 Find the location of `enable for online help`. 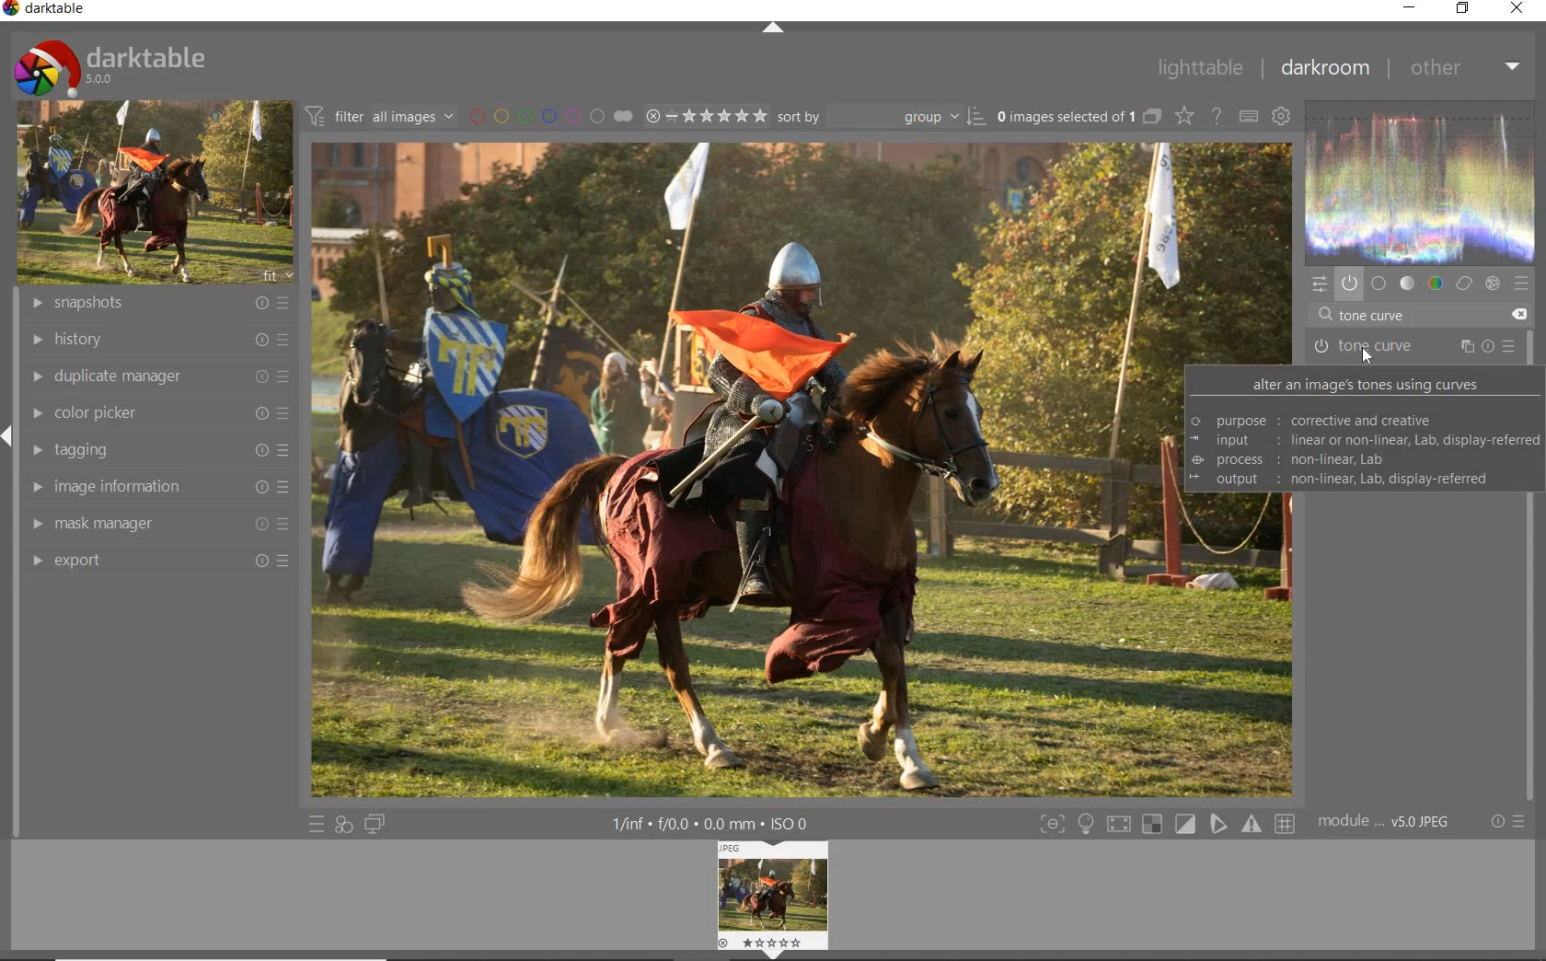

enable for online help is located at coordinates (1217, 119).